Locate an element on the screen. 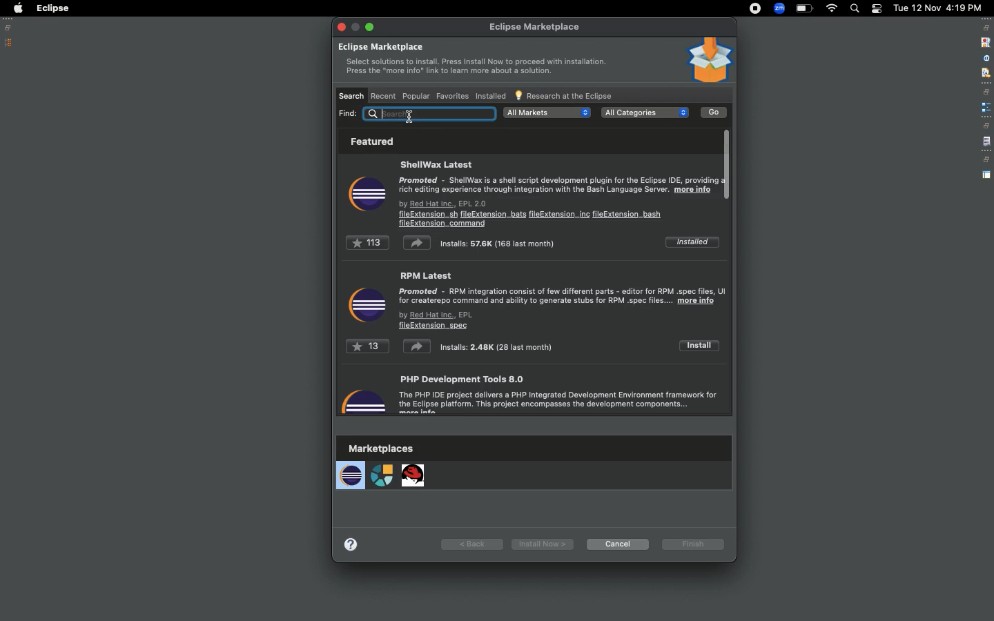  exit full screen is located at coordinates (371, 27).